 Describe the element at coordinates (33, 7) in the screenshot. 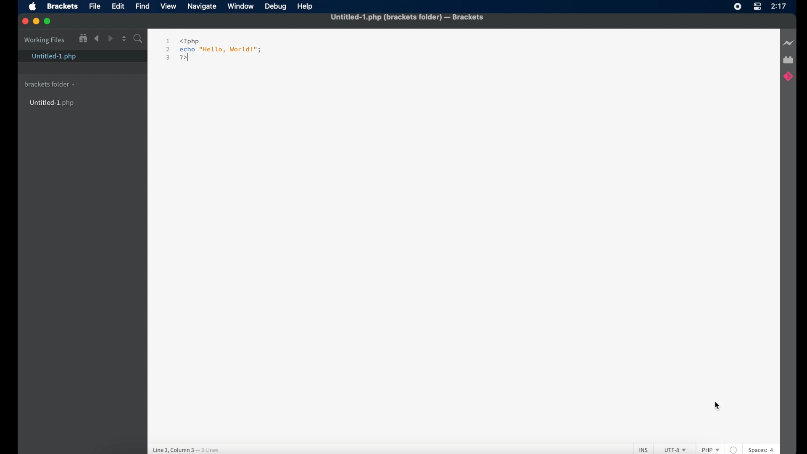

I see `apple icon` at that location.